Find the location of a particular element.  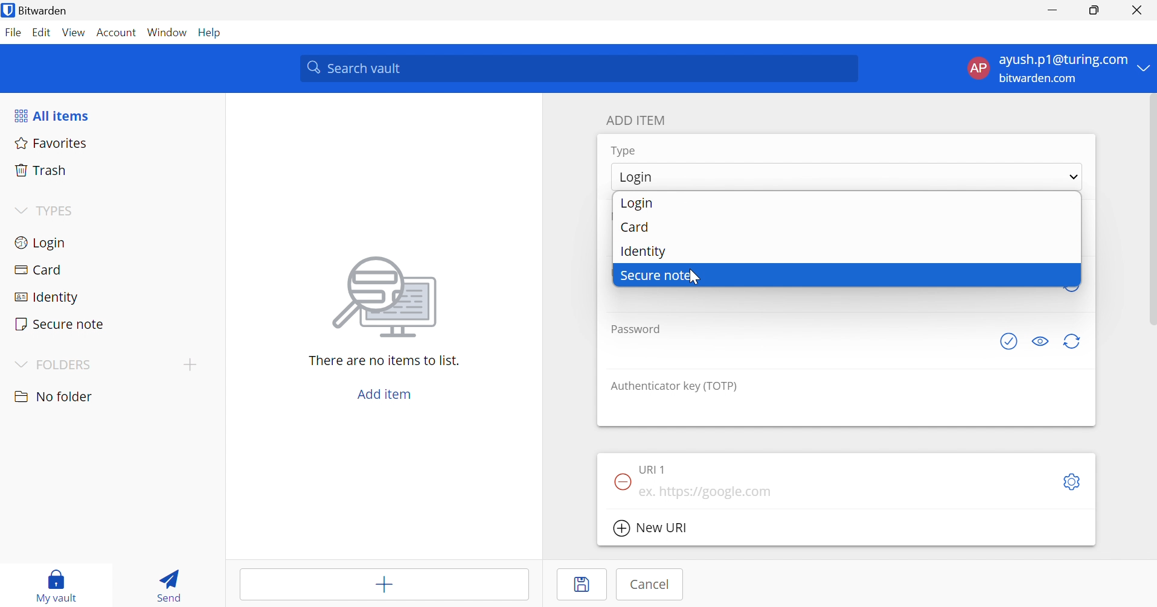

Dropdown is located at coordinates (20, 209).